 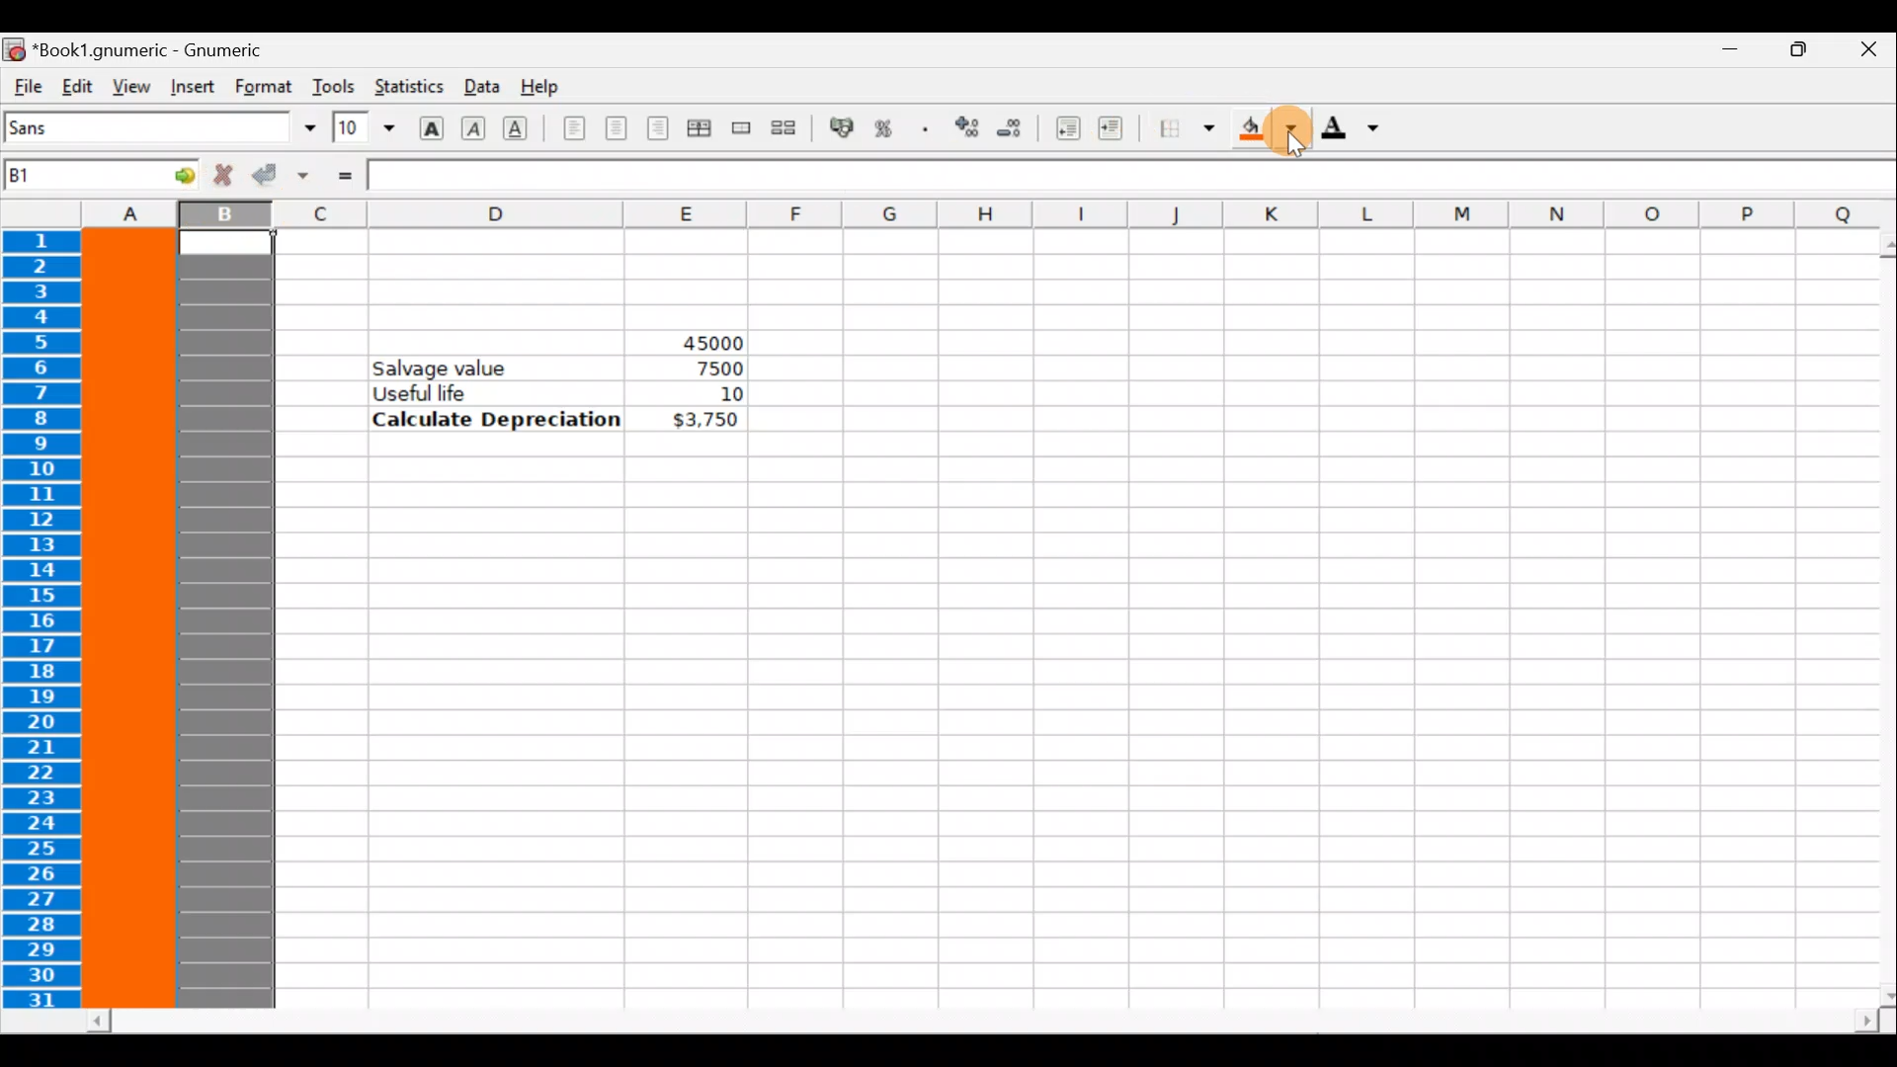 What do you see at coordinates (497, 418) in the screenshot?
I see `Calculate Depreciation` at bounding box center [497, 418].